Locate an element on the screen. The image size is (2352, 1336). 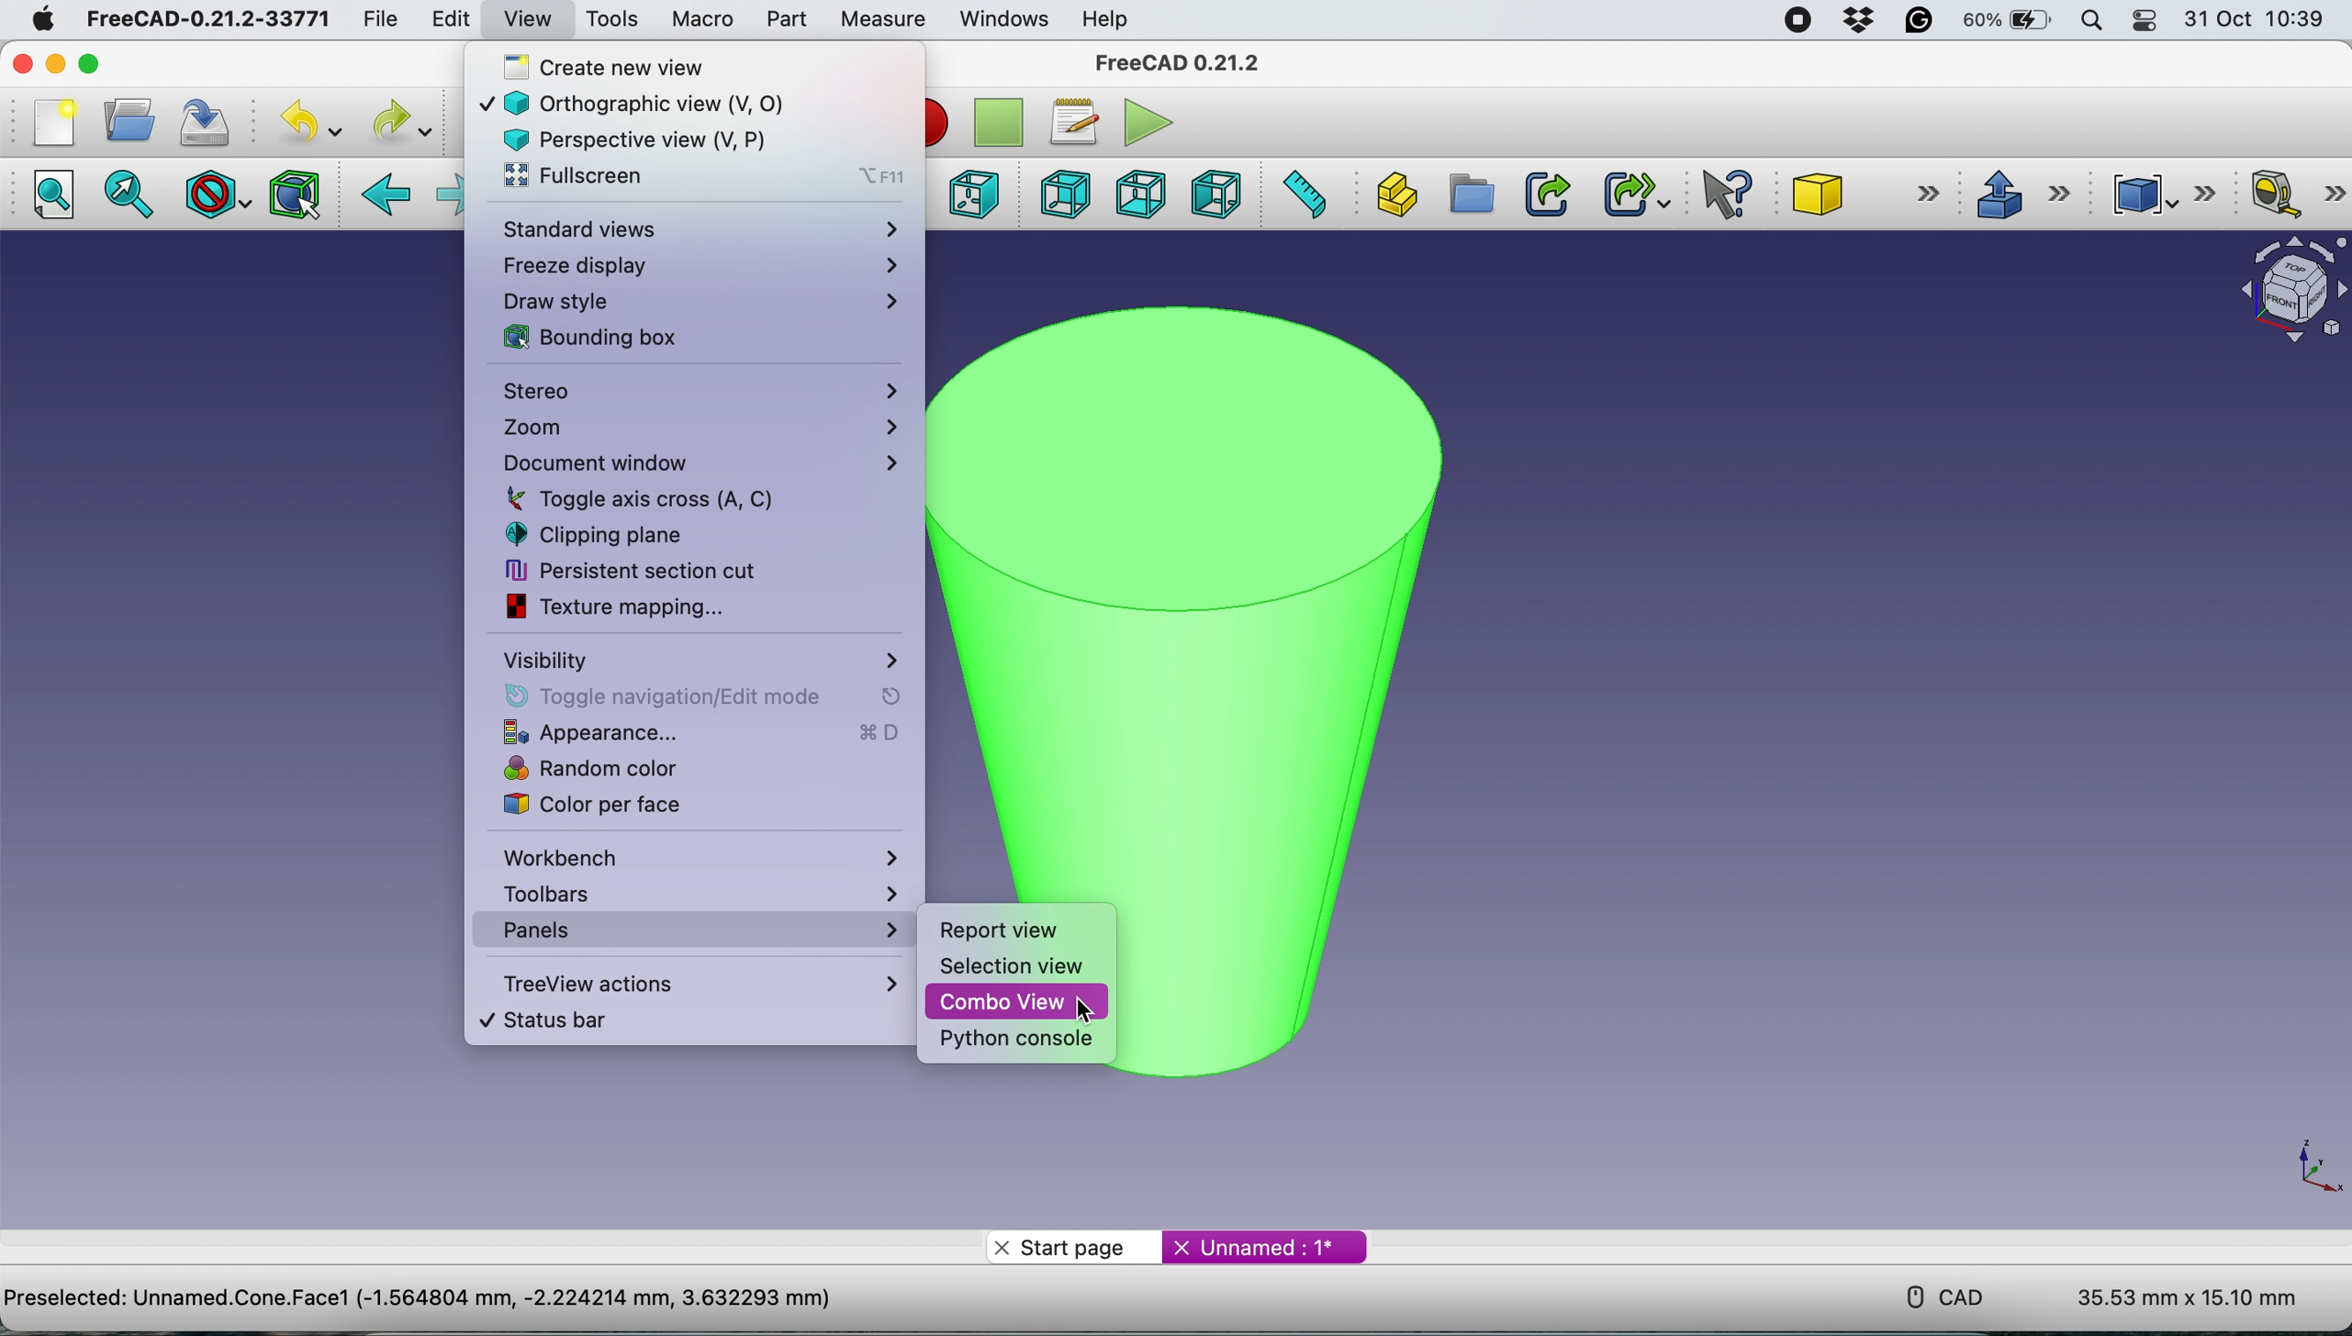
appearance is located at coordinates (694, 733).